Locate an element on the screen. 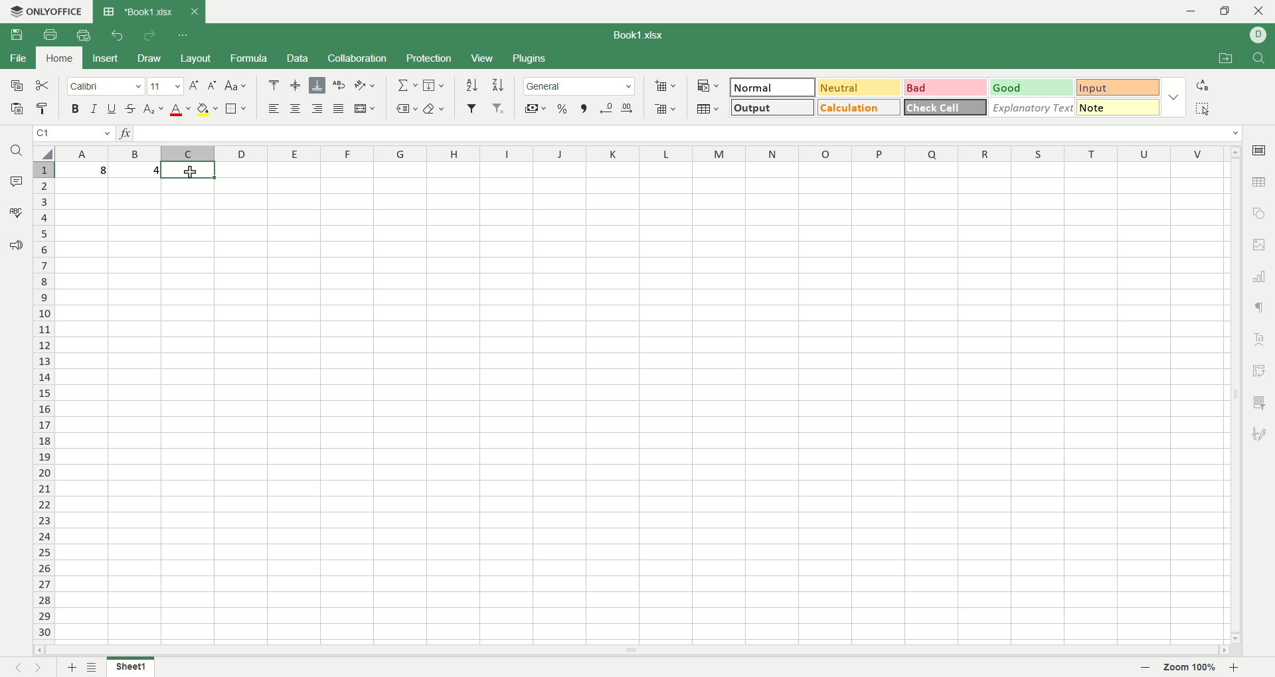 The width and height of the screenshot is (1275, 677). sort descending is located at coordinates (499, 85).